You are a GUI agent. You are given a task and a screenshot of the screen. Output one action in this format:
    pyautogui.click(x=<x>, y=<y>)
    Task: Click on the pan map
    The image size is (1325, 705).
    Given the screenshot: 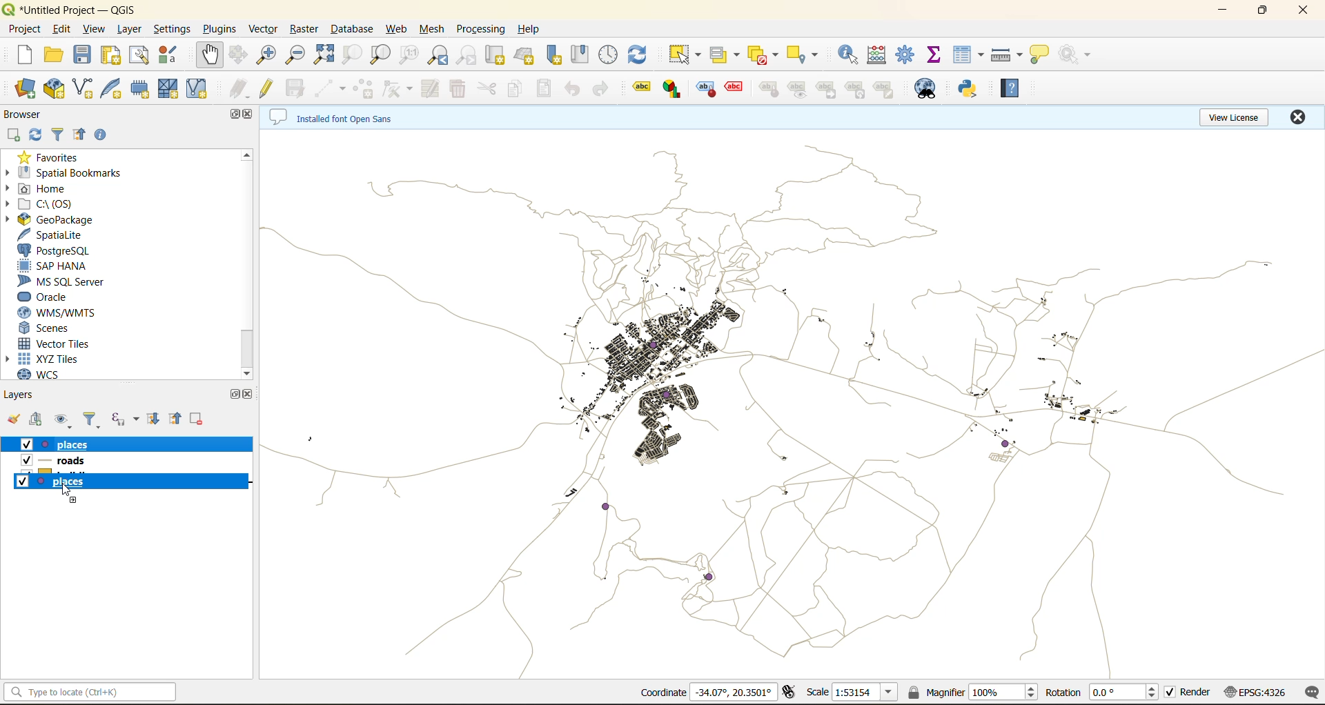 What is the action you would take?
    pyautogui.click(x=215, y=56)
    